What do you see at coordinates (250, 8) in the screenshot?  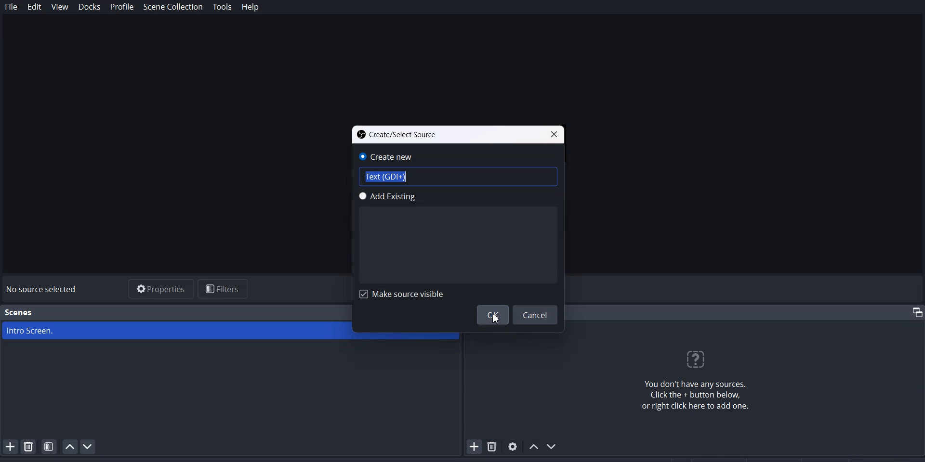 I see `Help` at bounding box center [250, 8].